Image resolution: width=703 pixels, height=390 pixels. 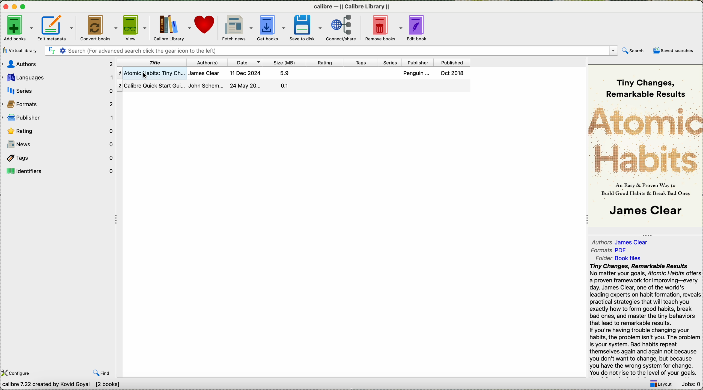 I want to click on rating, so click(x=326, y=63).